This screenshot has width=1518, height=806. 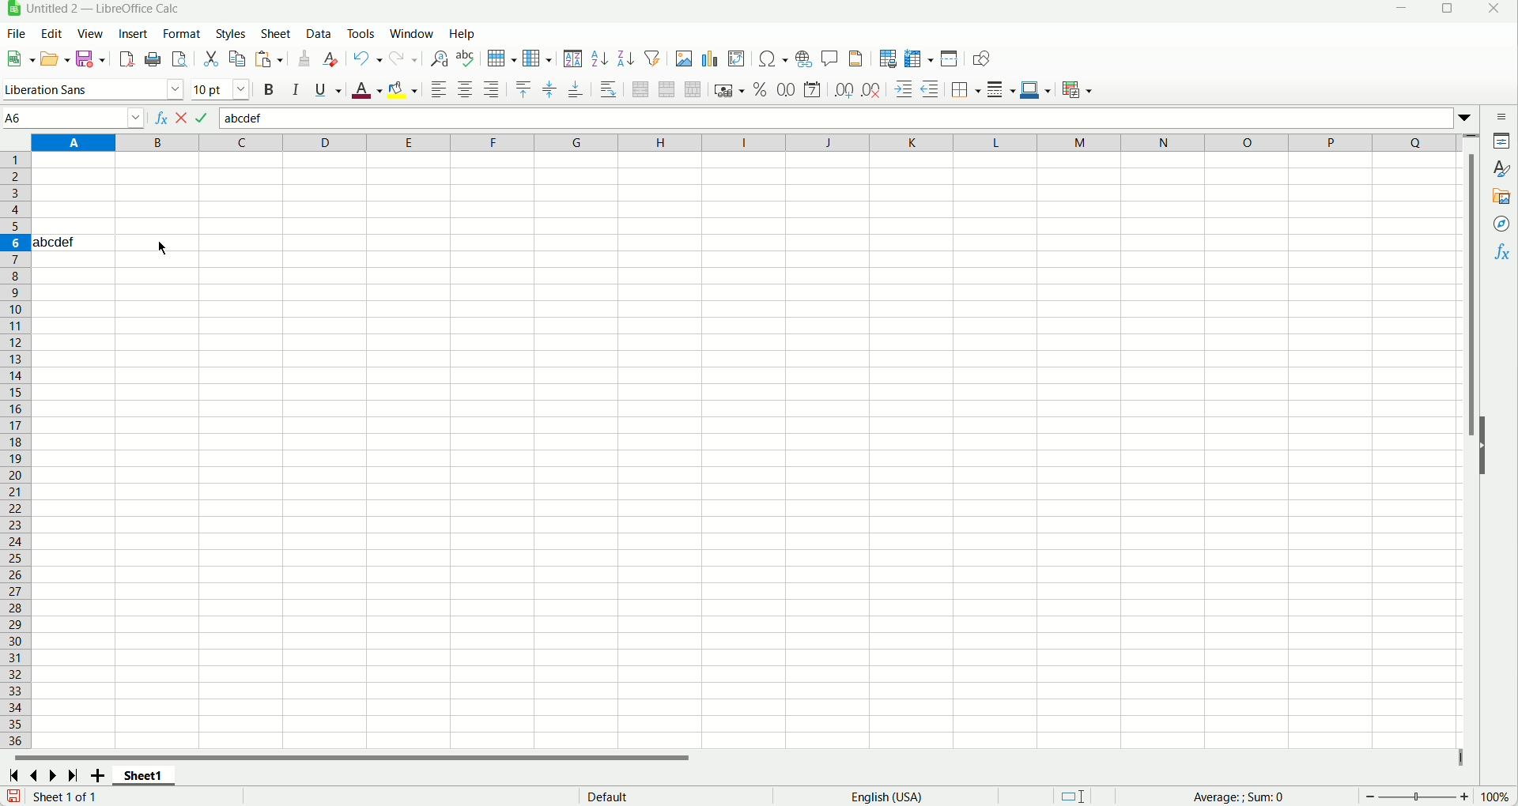 I want to click on spelling, so click(x=465, y=58).